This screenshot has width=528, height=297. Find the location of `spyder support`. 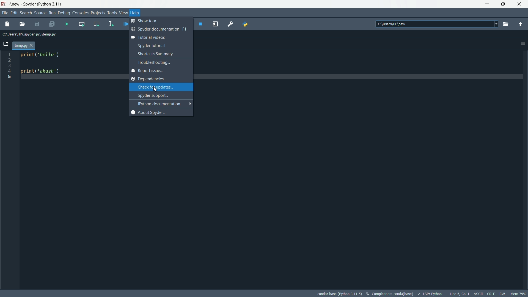

spyder support is located at coordinates (160, 95).